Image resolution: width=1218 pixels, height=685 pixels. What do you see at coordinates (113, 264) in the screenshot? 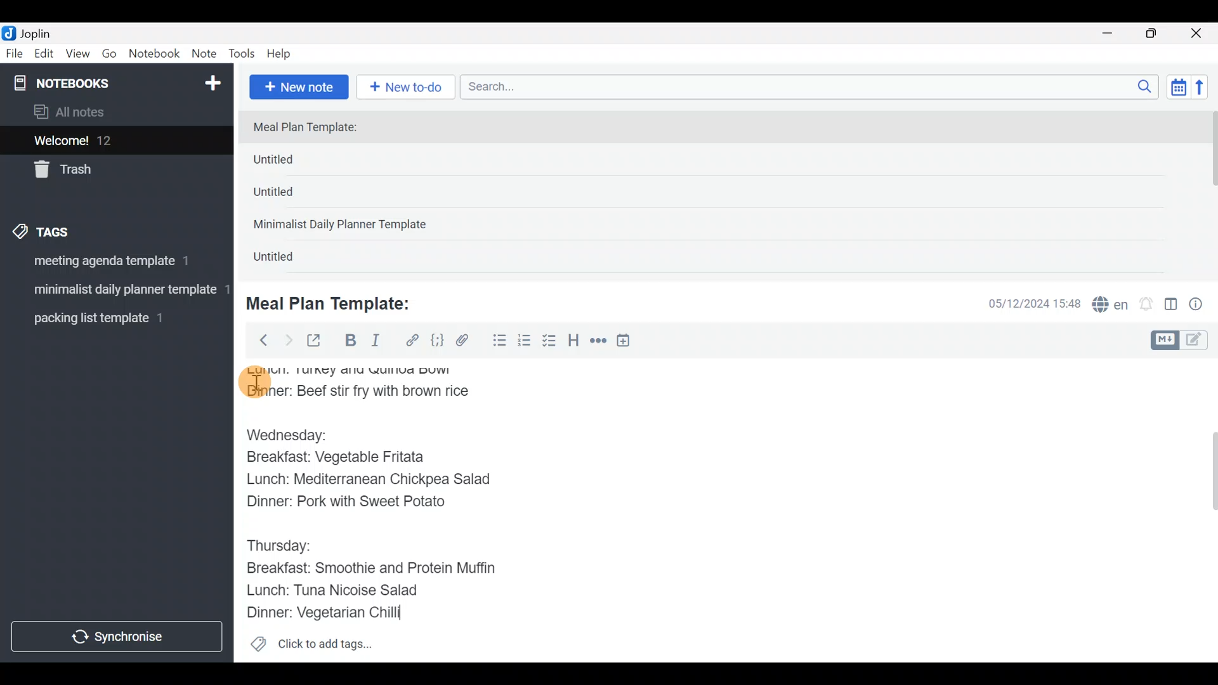
I see `Tag 1` at bounding box center [113, 264].